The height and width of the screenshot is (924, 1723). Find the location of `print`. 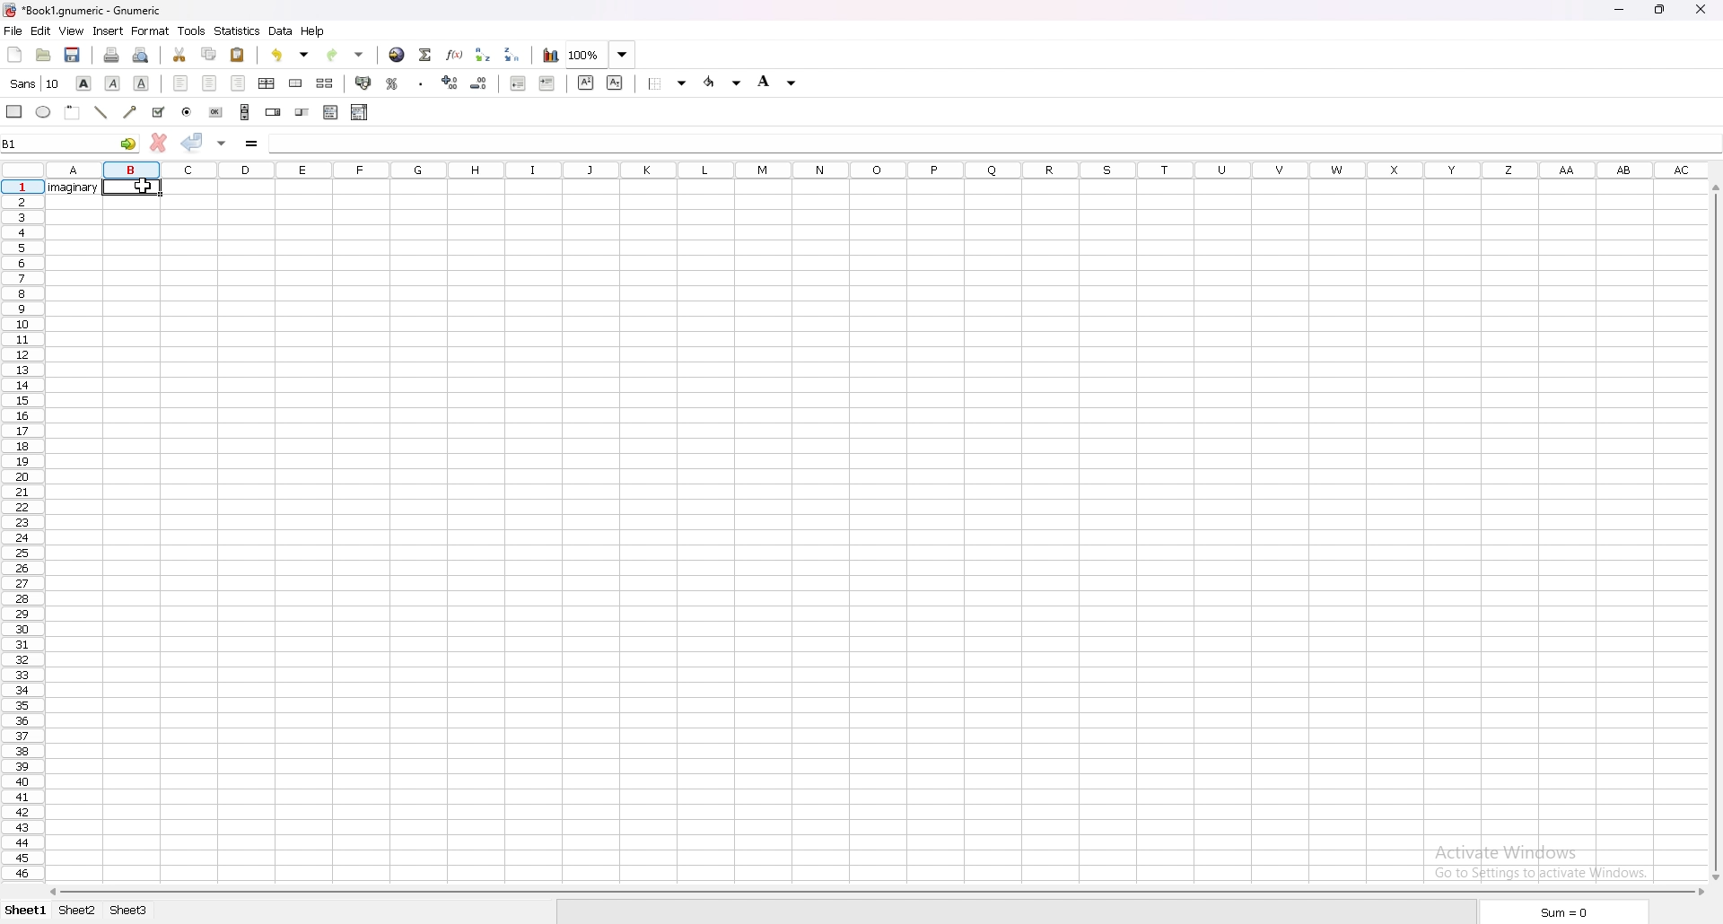

print is located at coordinates (111, 54).